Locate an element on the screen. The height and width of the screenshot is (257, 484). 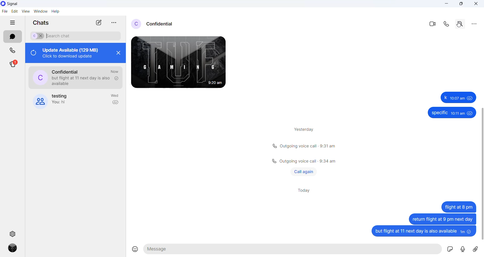
video call is located at coordinates (434, 23).